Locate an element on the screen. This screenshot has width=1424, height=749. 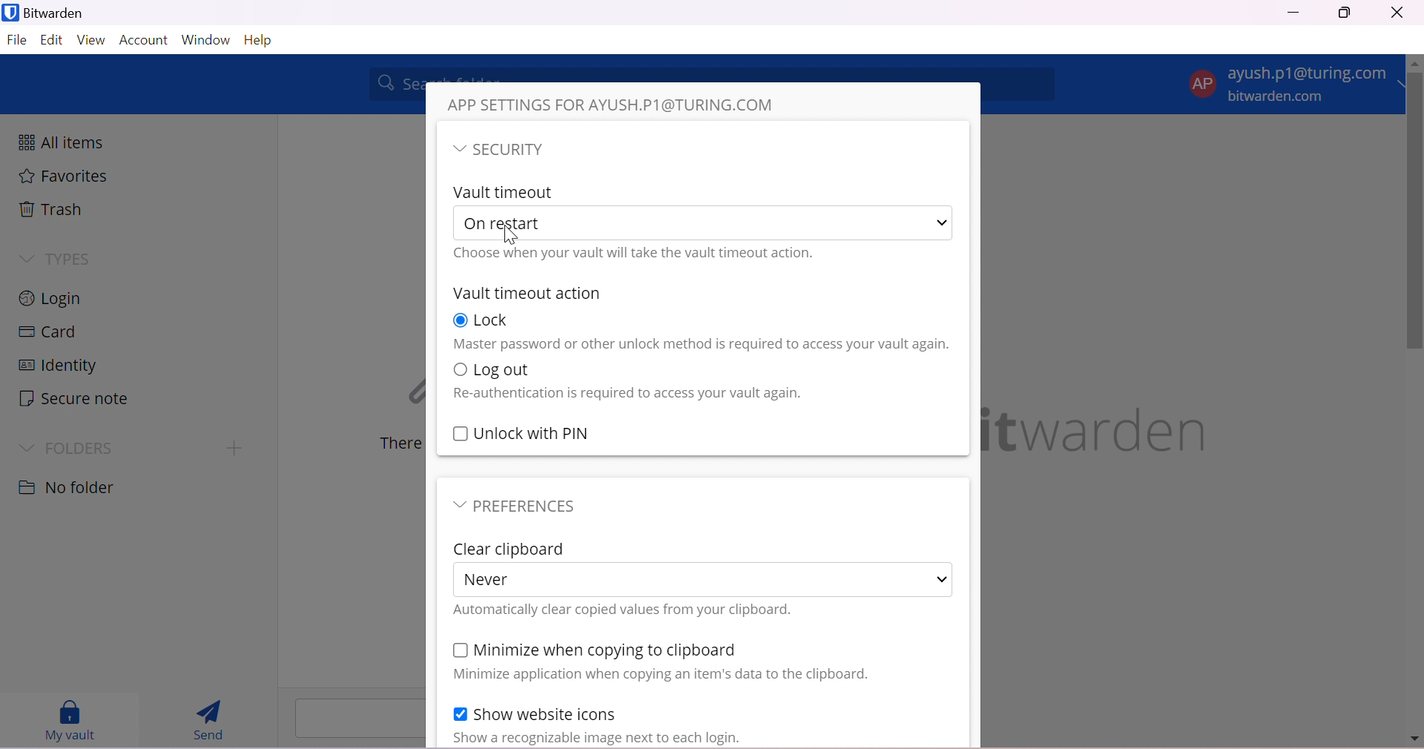
Unlock with PIN is located at coordinates (535, 432).